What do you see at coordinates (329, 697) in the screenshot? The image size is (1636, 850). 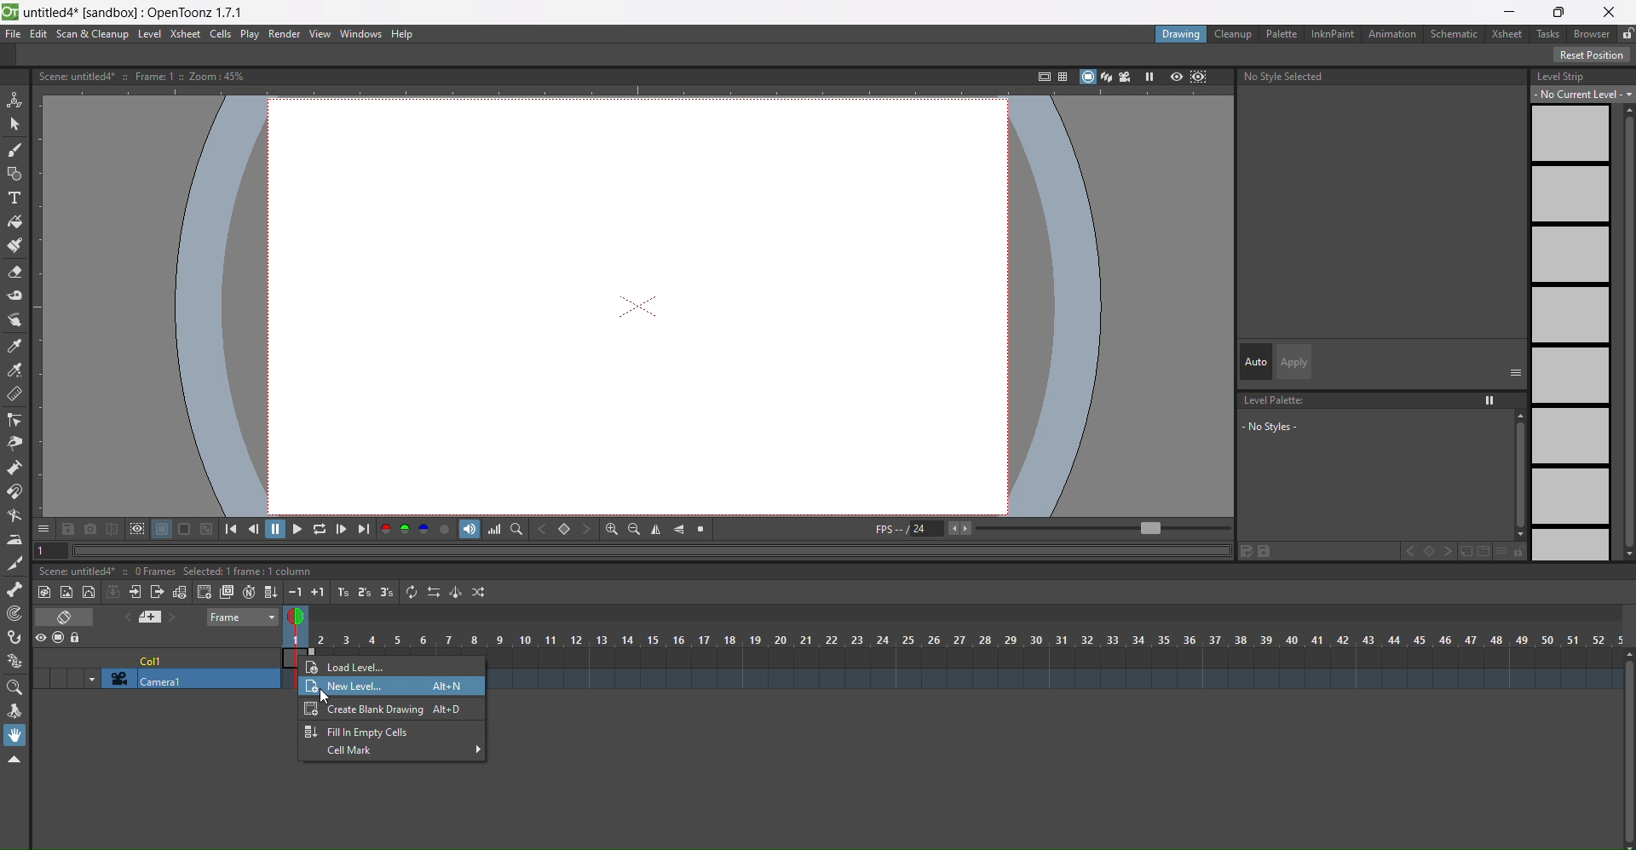 I see `cursor` at bounding box center [329, 697].